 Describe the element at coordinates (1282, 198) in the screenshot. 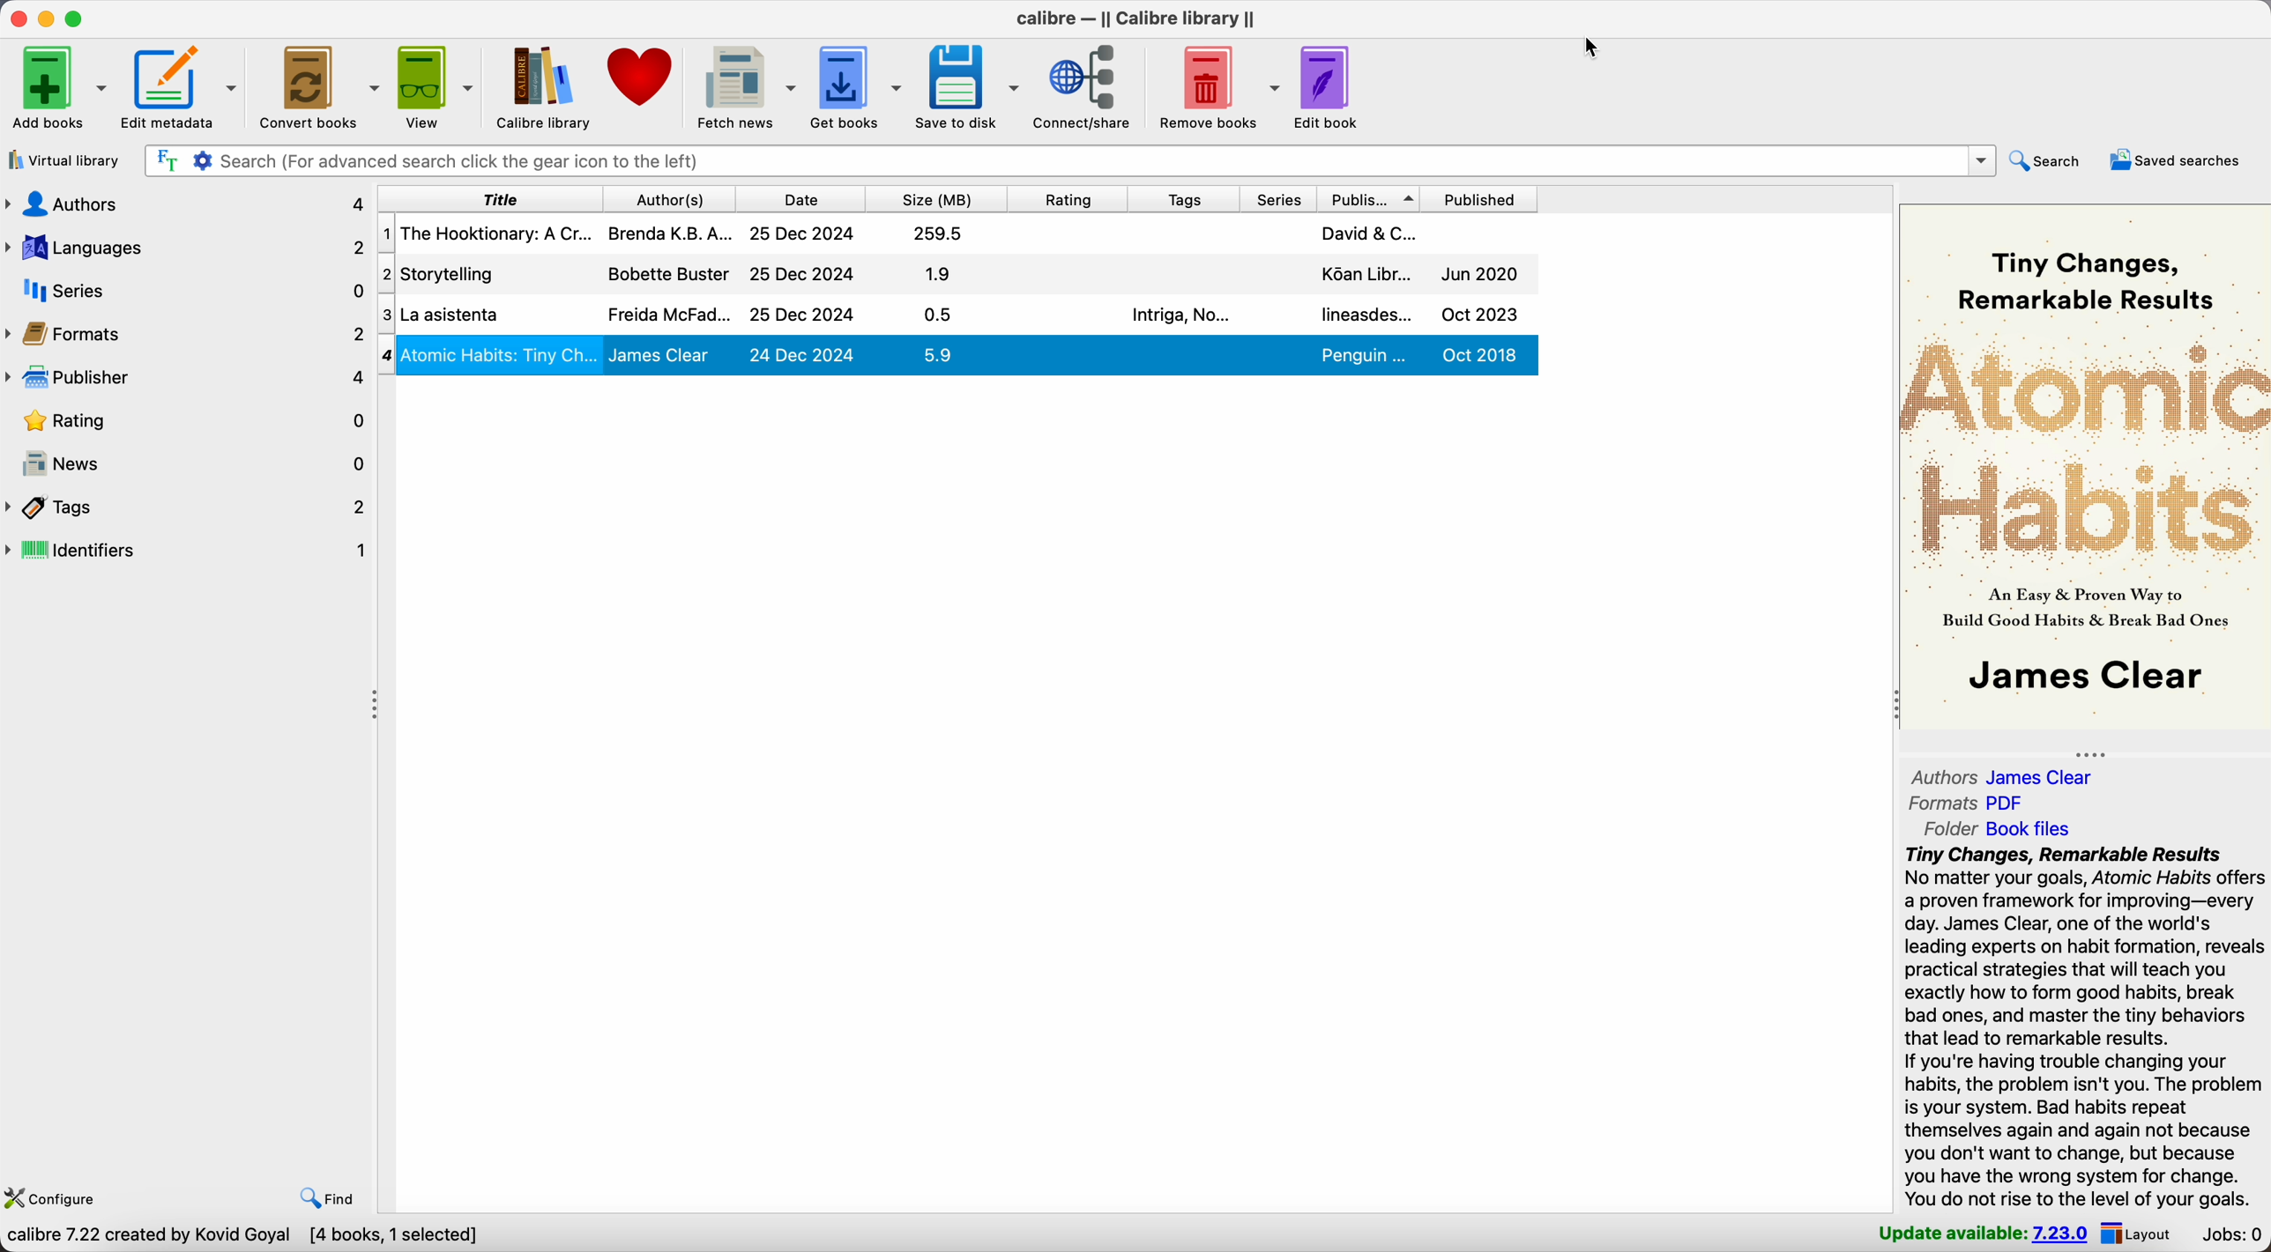

I see `series` at that location.